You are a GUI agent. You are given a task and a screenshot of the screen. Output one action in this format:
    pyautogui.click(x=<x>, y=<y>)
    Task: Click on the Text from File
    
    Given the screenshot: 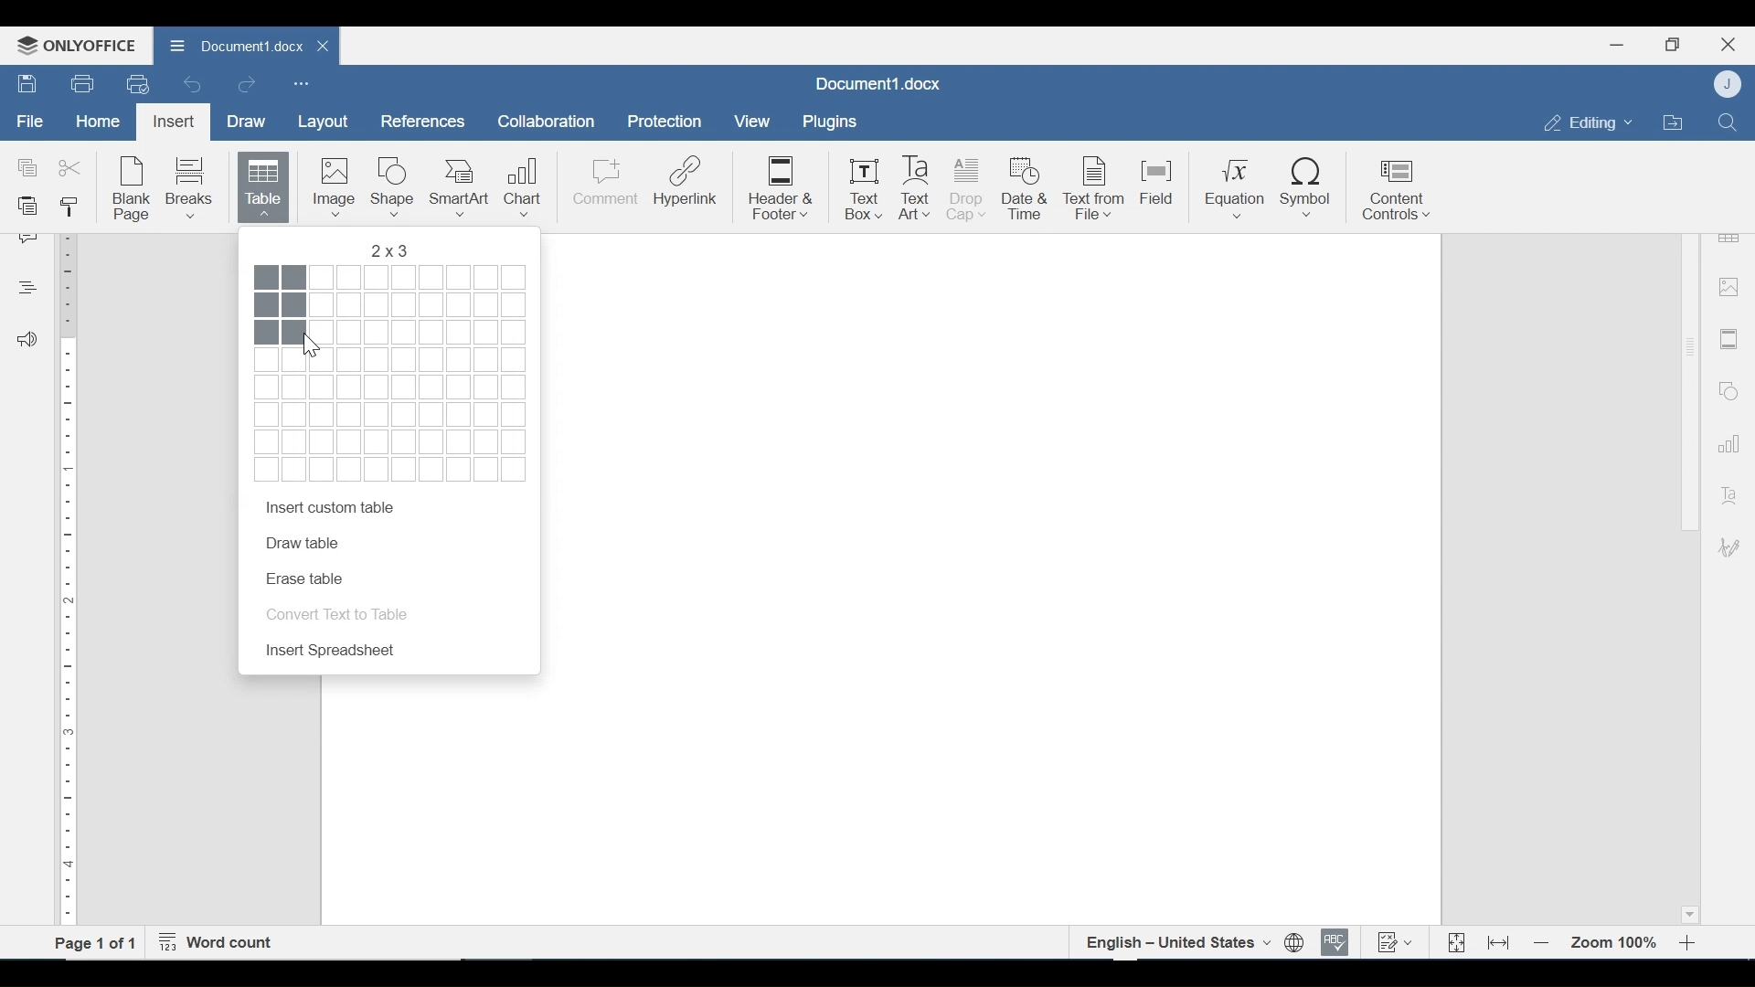 What is the action you would take?
    pyautogui.click(x=1096, y=188)
    